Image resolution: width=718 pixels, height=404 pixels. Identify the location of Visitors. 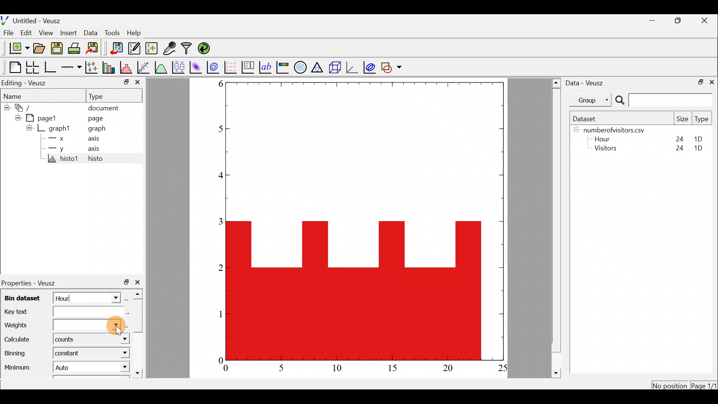
(608, 150).